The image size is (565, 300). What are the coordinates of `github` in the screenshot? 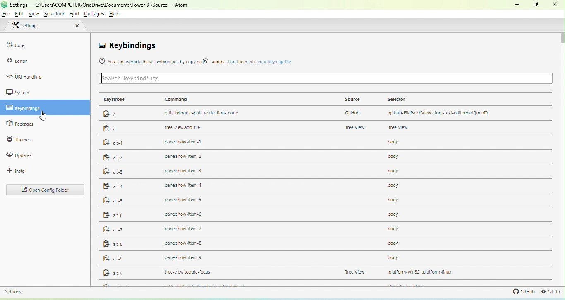 It's located at (522, 292).